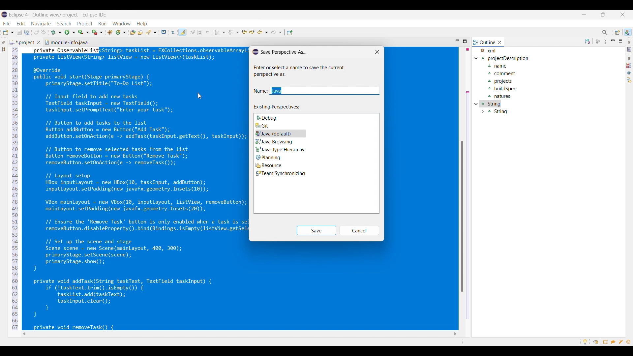 The width and height of the screenshot is (633, 356). I want to click on Window title, so click(284, 52).